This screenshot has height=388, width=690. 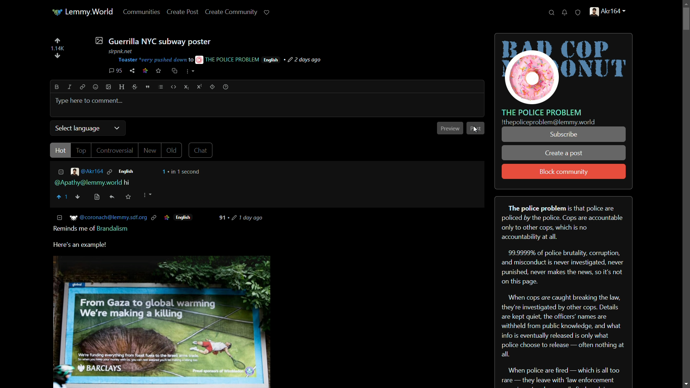 I want to click on post-time, so click(x=305, y=60).